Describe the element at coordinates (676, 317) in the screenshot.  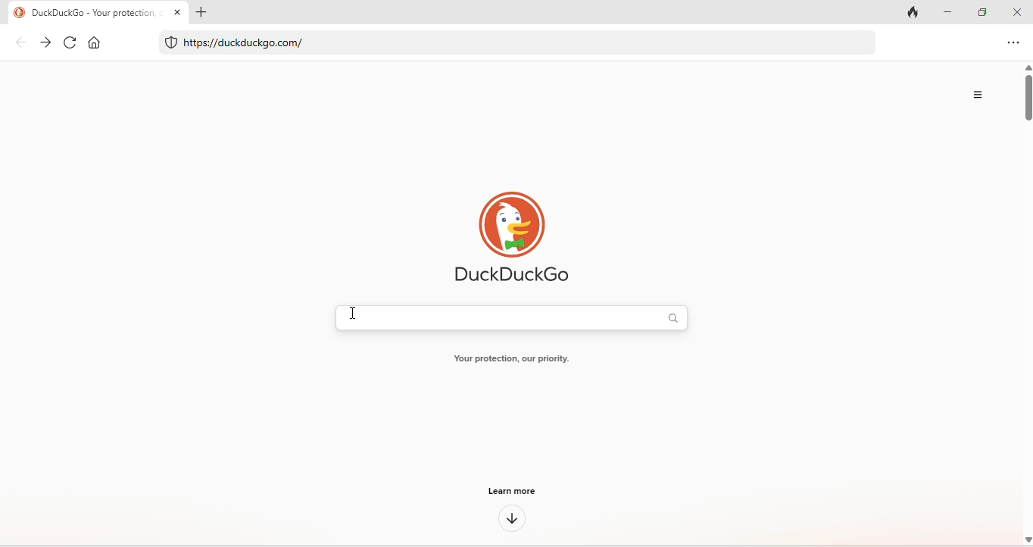
I see `search ` at that location.